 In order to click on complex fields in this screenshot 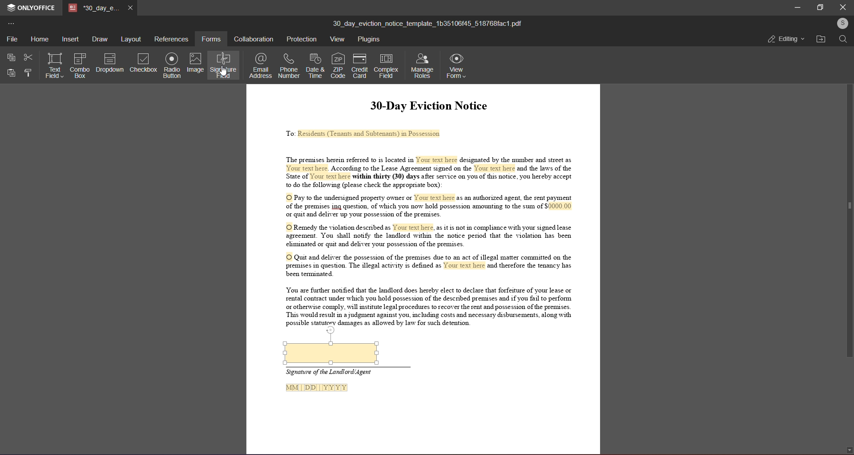, I will do `click(387, 66)`.